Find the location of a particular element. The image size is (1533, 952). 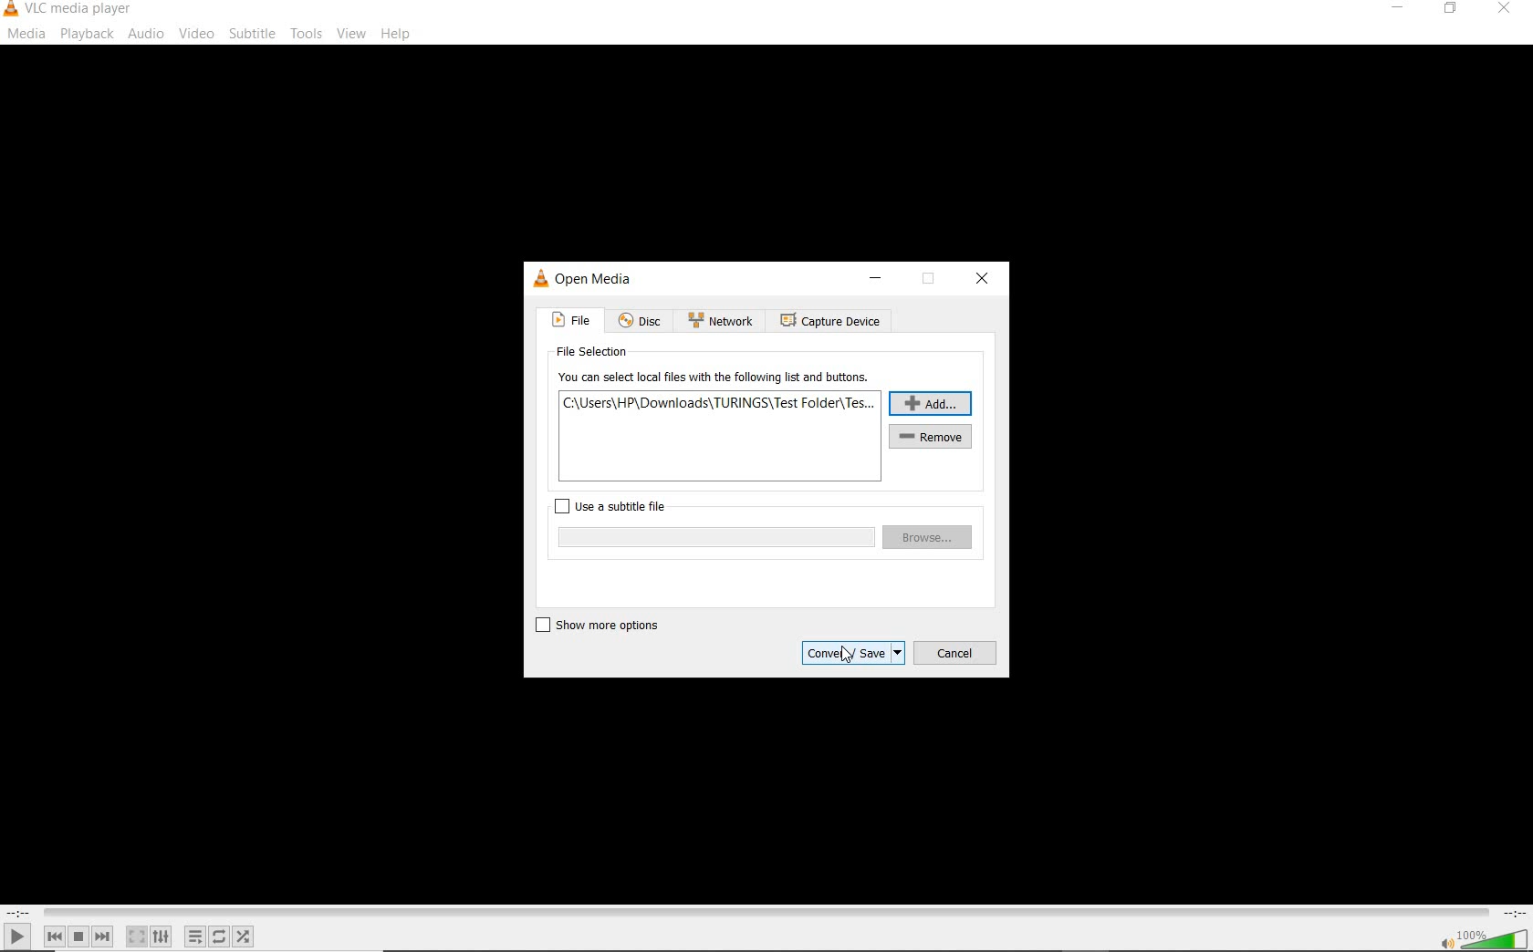

system name is located at coordinates (69, 10).